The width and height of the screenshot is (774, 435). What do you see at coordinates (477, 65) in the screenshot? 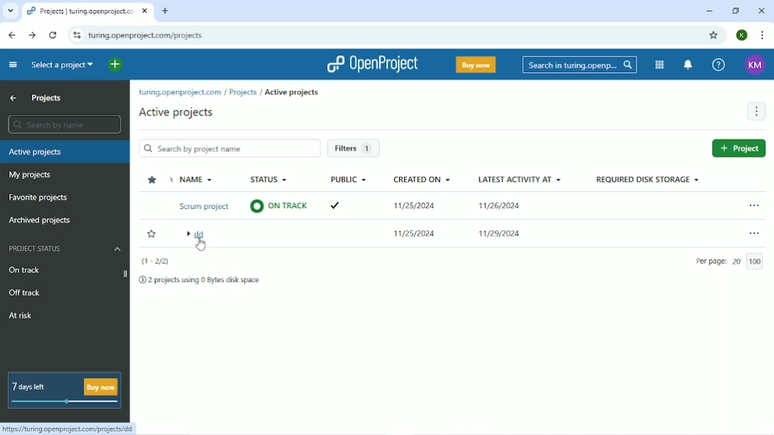
I see `Buy now` at bounding box center [477, 65].